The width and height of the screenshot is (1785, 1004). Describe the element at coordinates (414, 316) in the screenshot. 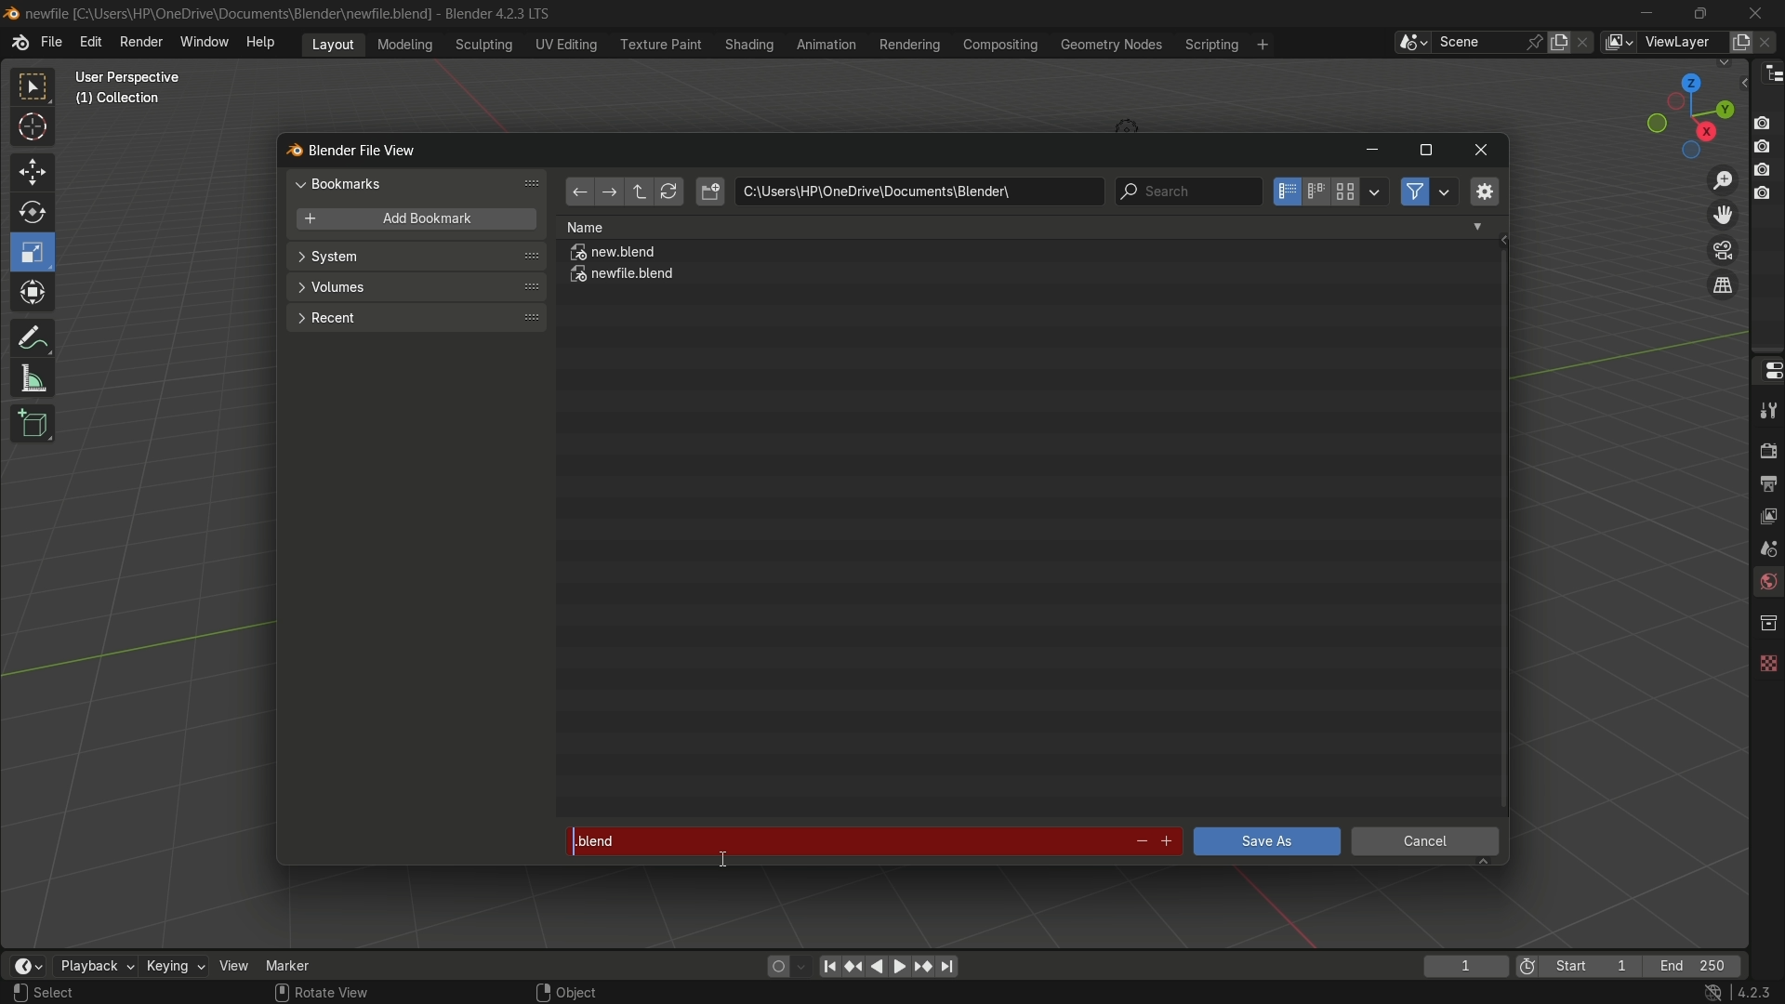

I see `recent` at that location.